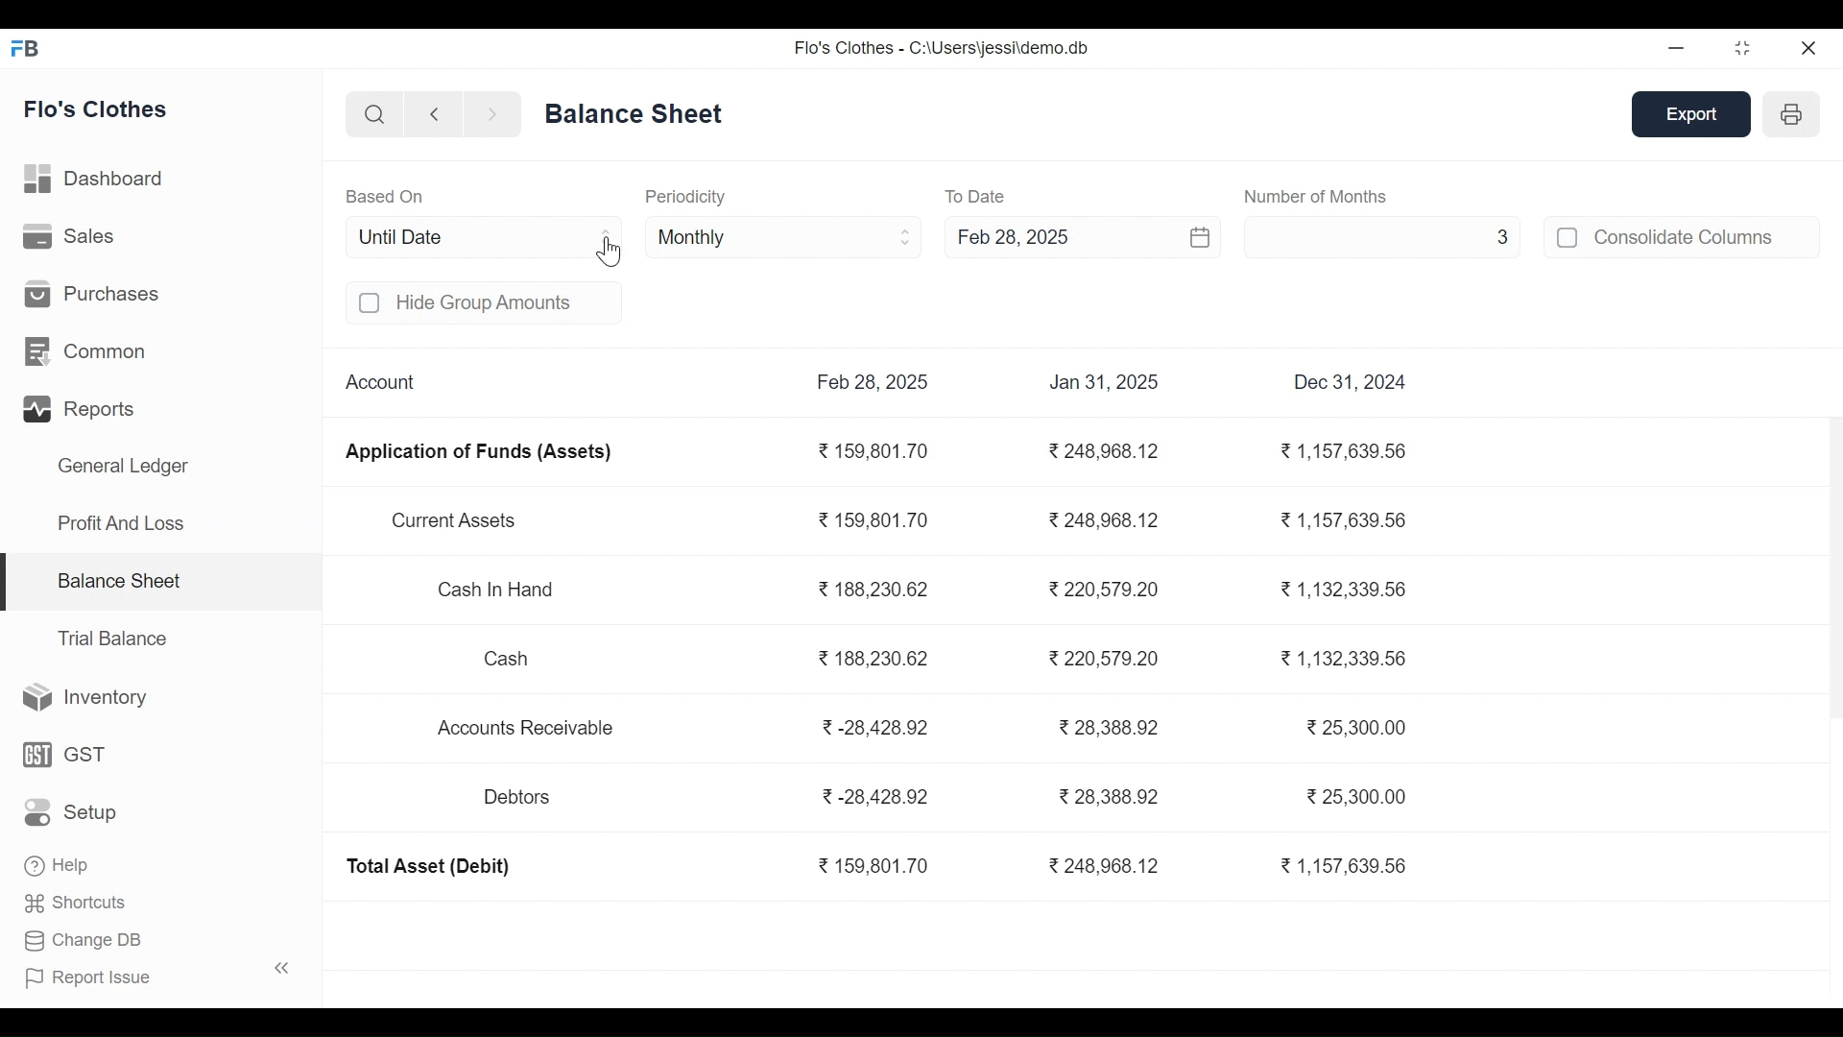  What do you see at coordinates (383, 383) in the screenshot?
I see `Account` at bounding box center [383, 383].